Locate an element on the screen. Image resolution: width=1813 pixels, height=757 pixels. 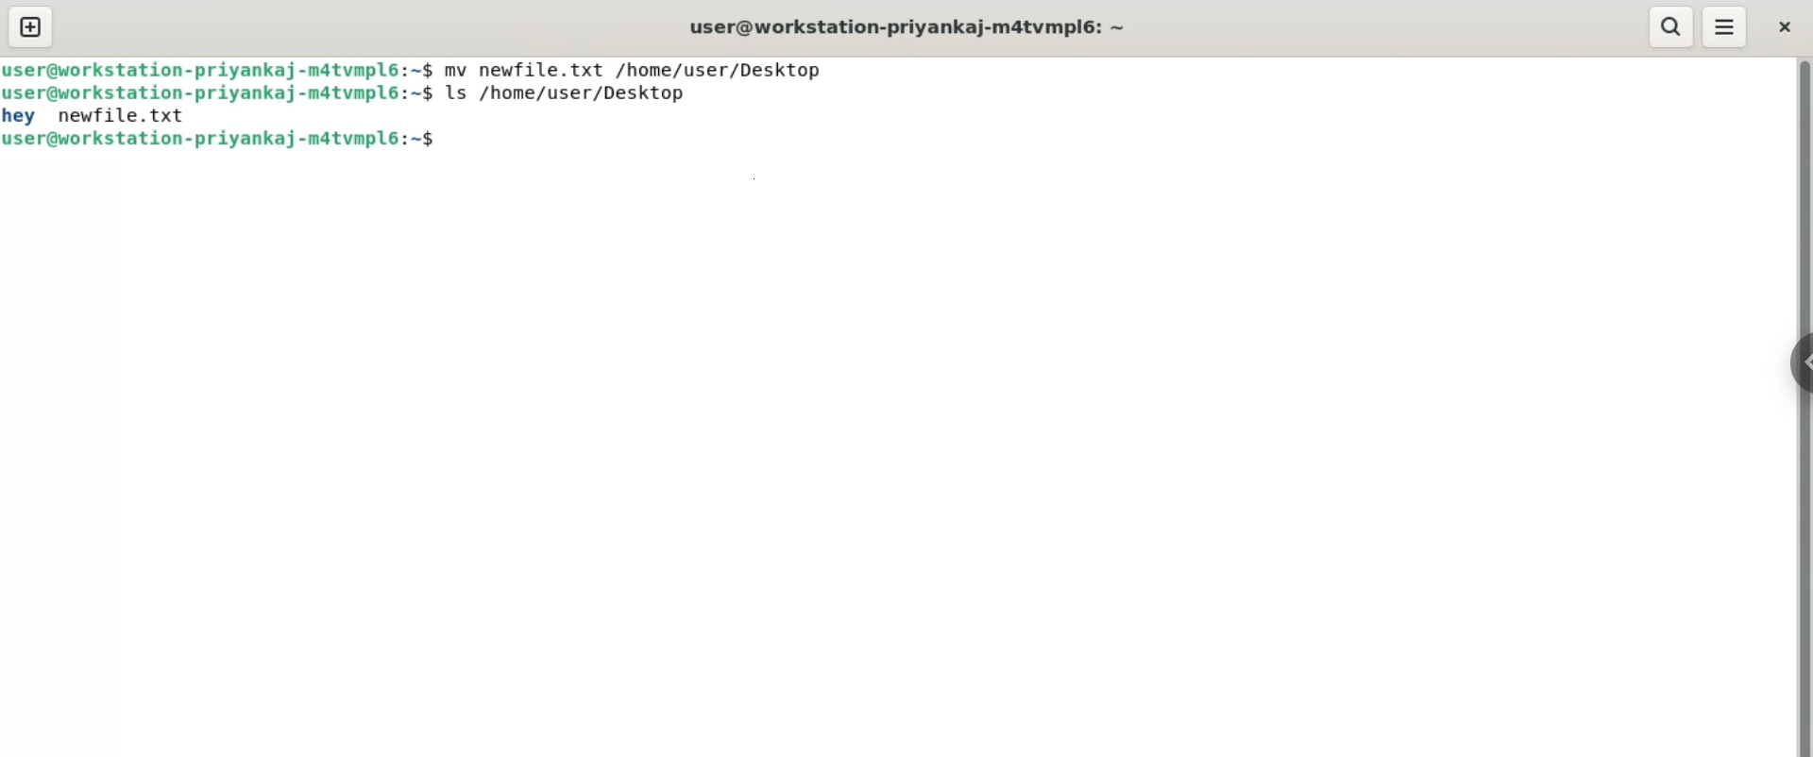
ls /home/user/Desktop is located at coordinates (572, 94).